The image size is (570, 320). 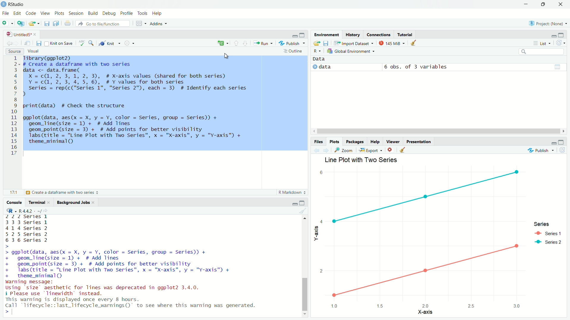 I want to click on View, so click(x=46, y=14).